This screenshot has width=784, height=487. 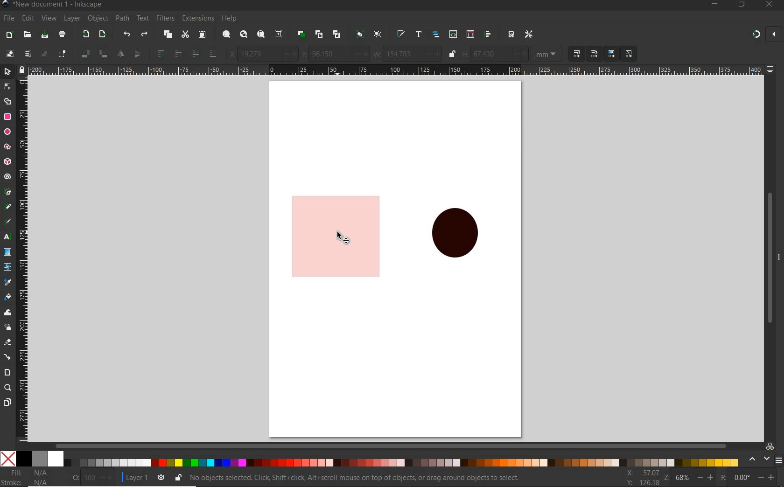 I want to click on open text, so click(x=419, y=35).